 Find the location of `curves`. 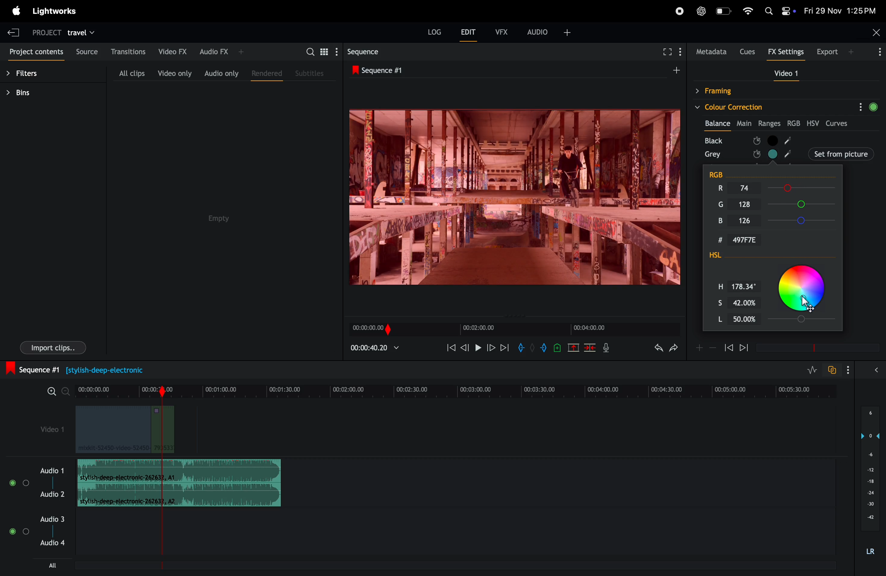

curves is located at coordinates (839, 124).